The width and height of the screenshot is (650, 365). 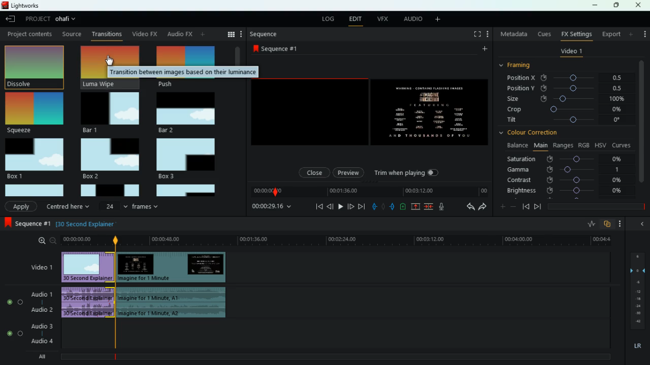 I want to click on up, so click(x=416, y=207).